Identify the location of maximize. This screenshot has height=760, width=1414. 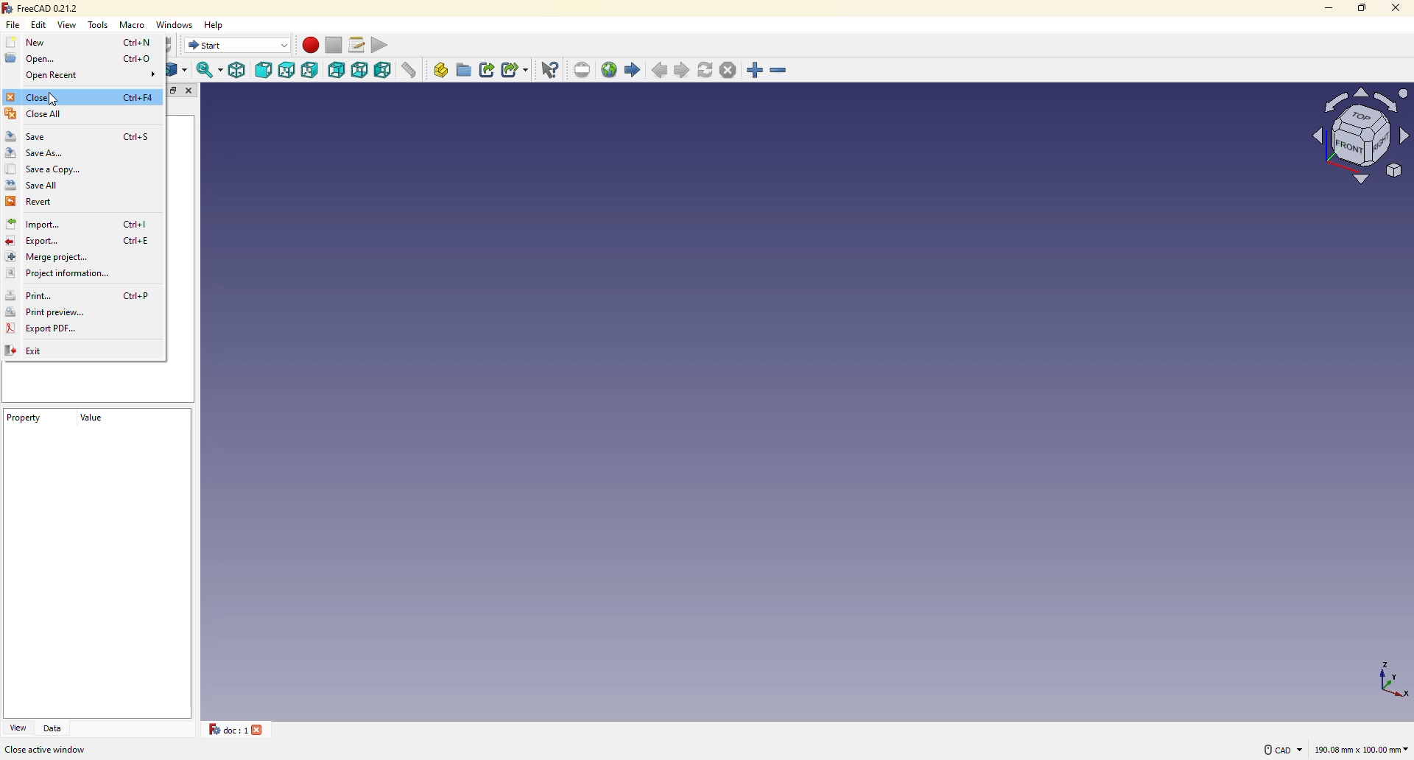
(1363, 8).